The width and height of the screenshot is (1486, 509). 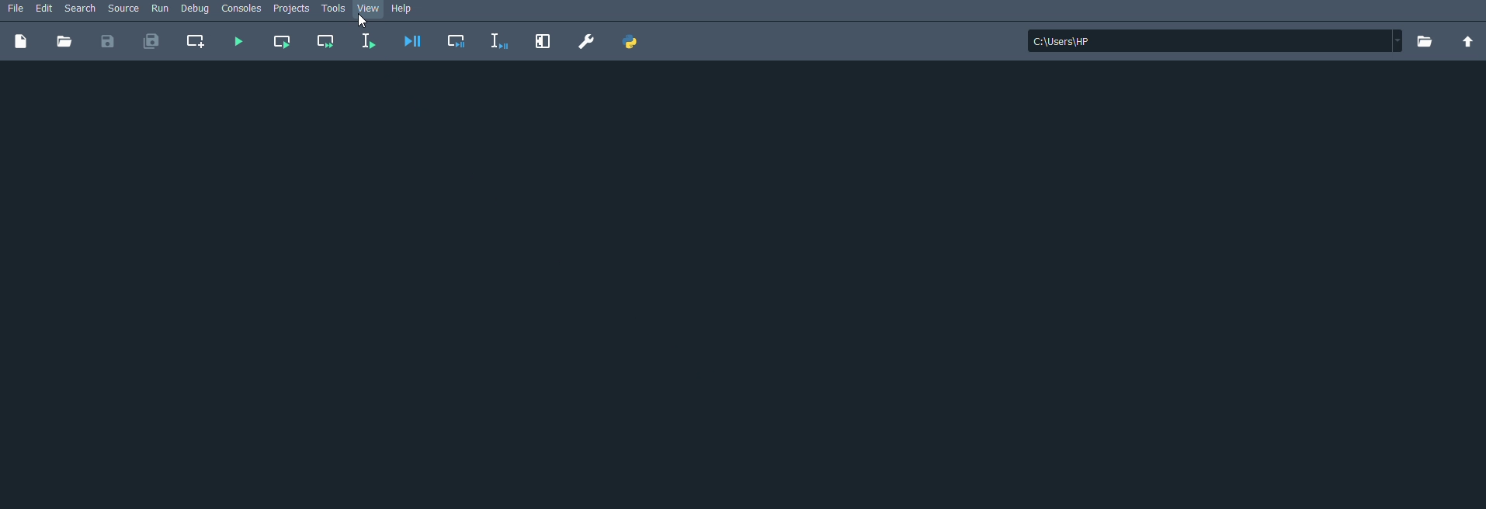 What do you see at coordinates (200, 41) in the screenshot?
I see `Create new cell at the current line` at bounding box center [200, 41].